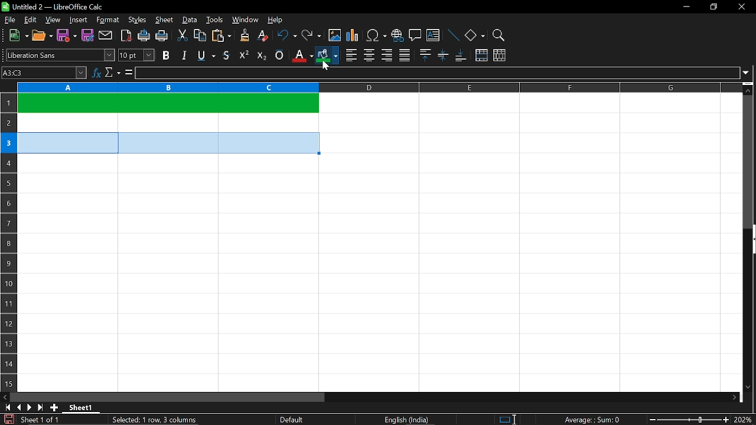  Describe the element at coordinates (221, 36) in the screenshot. I see `paste` at that location.